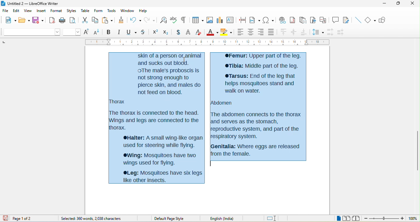 The width and height of the screenshot is (420, 222). Describe the element at coordinates (240, 32) in the screenshot. I see `align left` at that location.